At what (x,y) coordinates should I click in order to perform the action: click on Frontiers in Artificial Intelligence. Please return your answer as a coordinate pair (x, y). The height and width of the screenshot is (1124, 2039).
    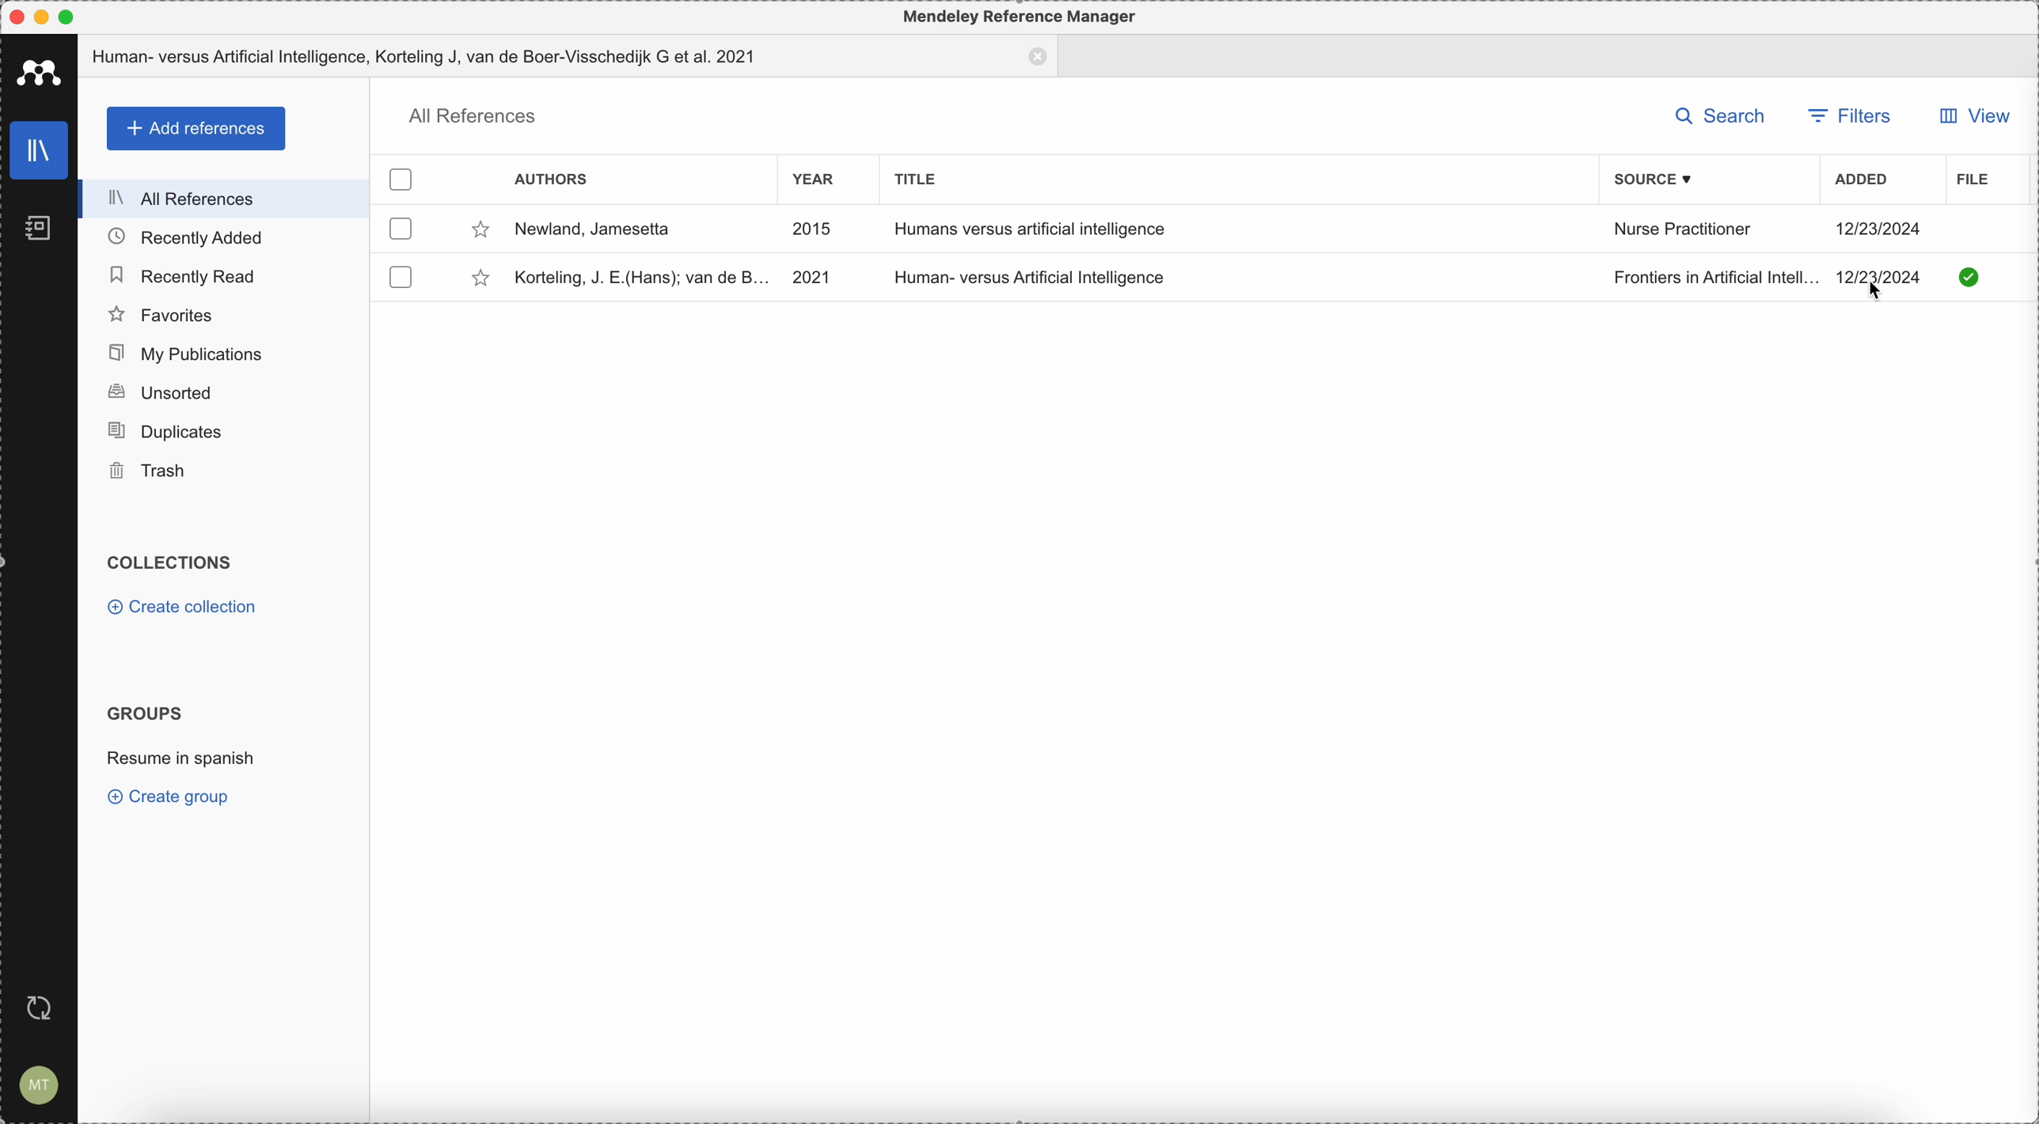
    Looking at the image, I should click on (1716, 277).